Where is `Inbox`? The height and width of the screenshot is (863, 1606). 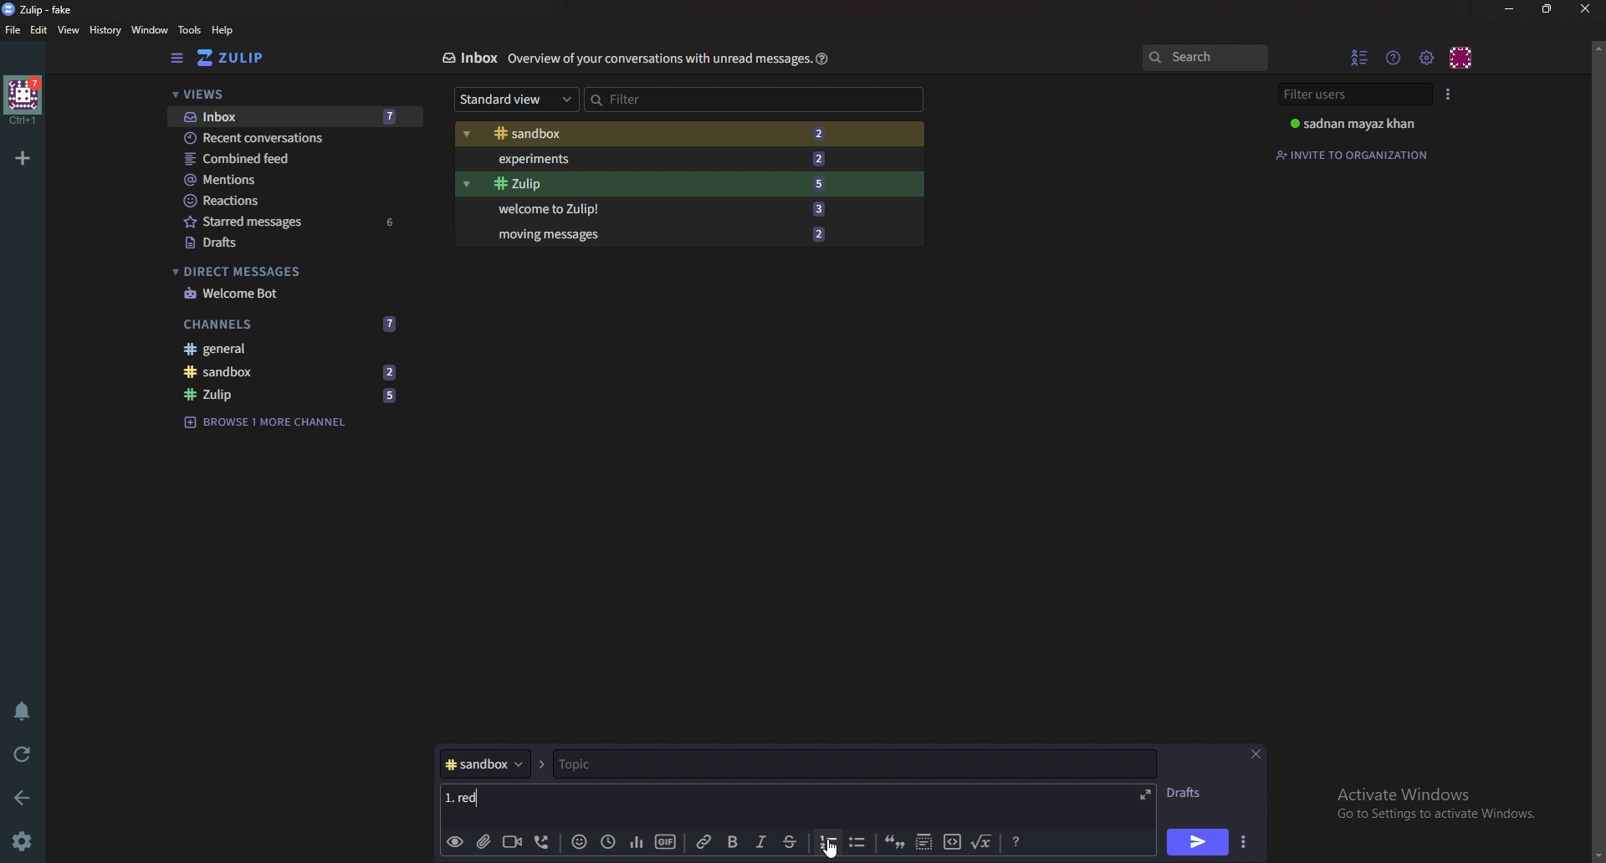
Inbox is located at coordinates (289, 116).